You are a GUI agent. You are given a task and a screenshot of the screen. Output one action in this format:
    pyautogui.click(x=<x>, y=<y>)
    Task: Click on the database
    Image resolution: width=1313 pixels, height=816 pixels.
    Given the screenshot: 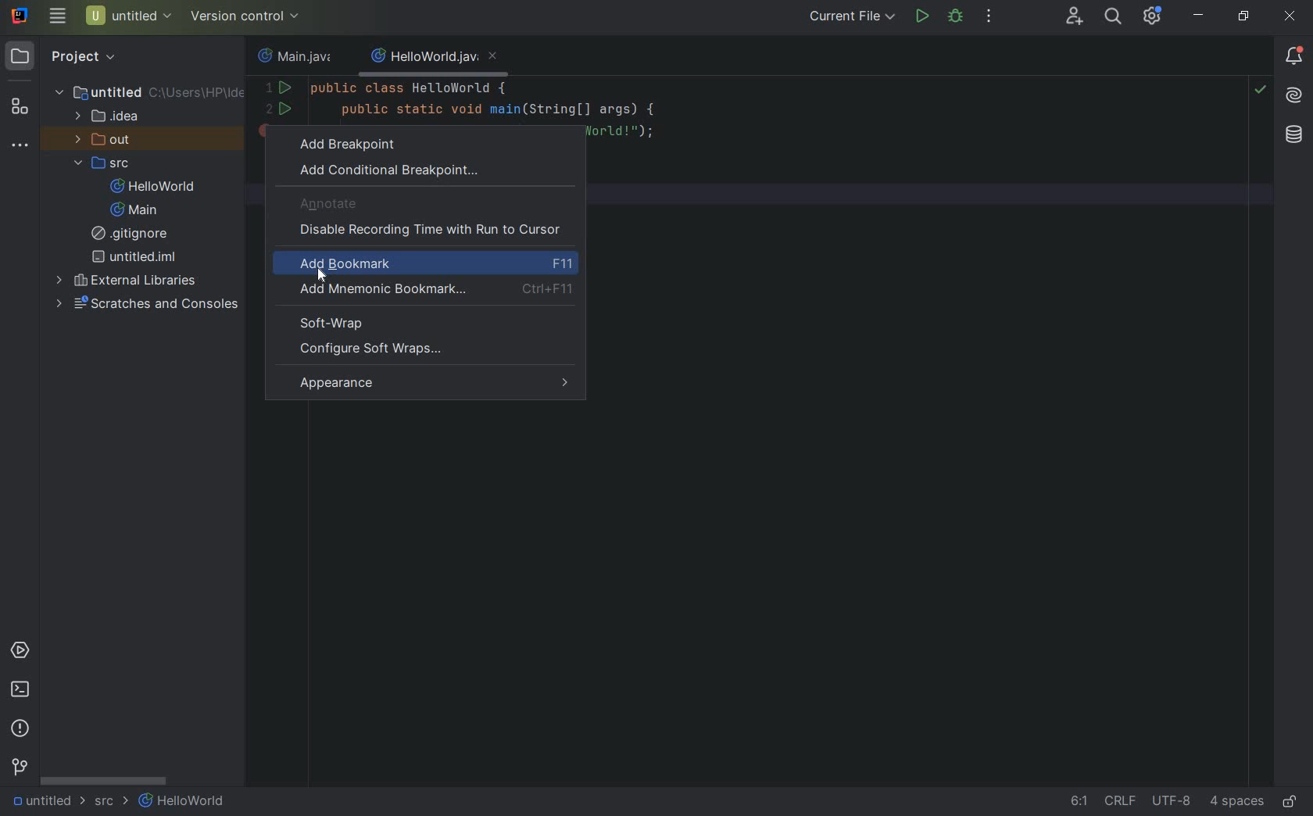 What is the action you would take?
    pyautogui.click(x=1290, y=134)
    